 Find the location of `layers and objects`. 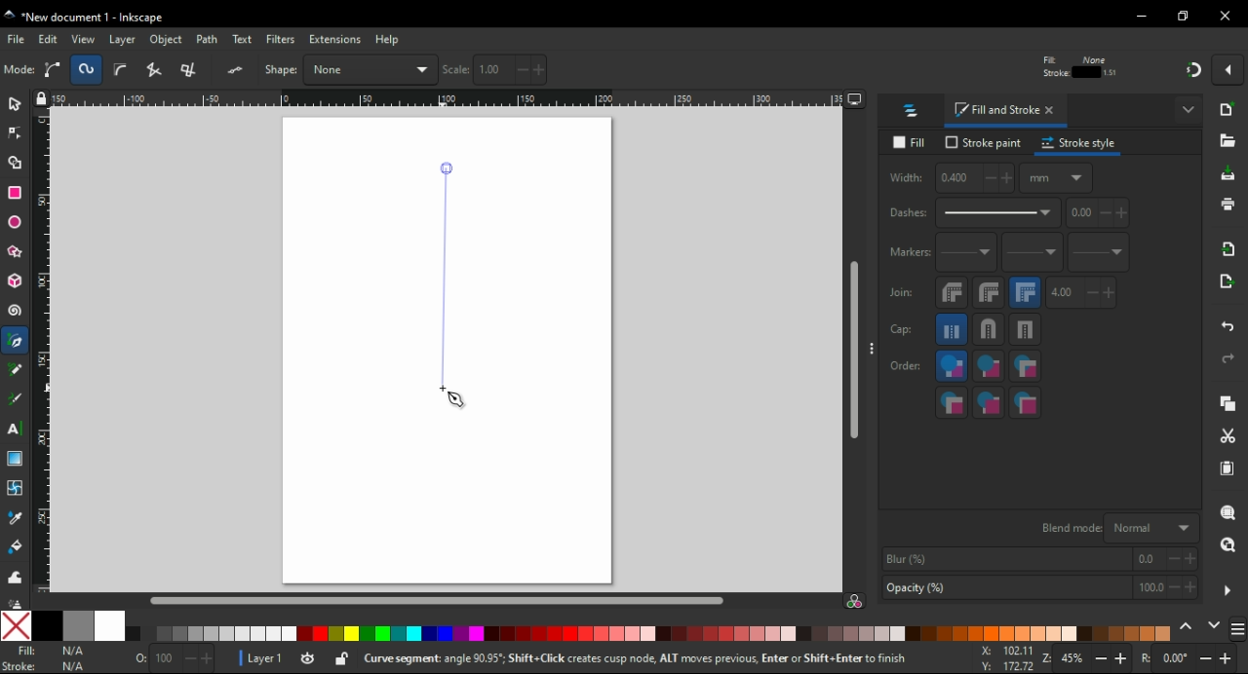

layers and objects is located at coordinates (912, 110).